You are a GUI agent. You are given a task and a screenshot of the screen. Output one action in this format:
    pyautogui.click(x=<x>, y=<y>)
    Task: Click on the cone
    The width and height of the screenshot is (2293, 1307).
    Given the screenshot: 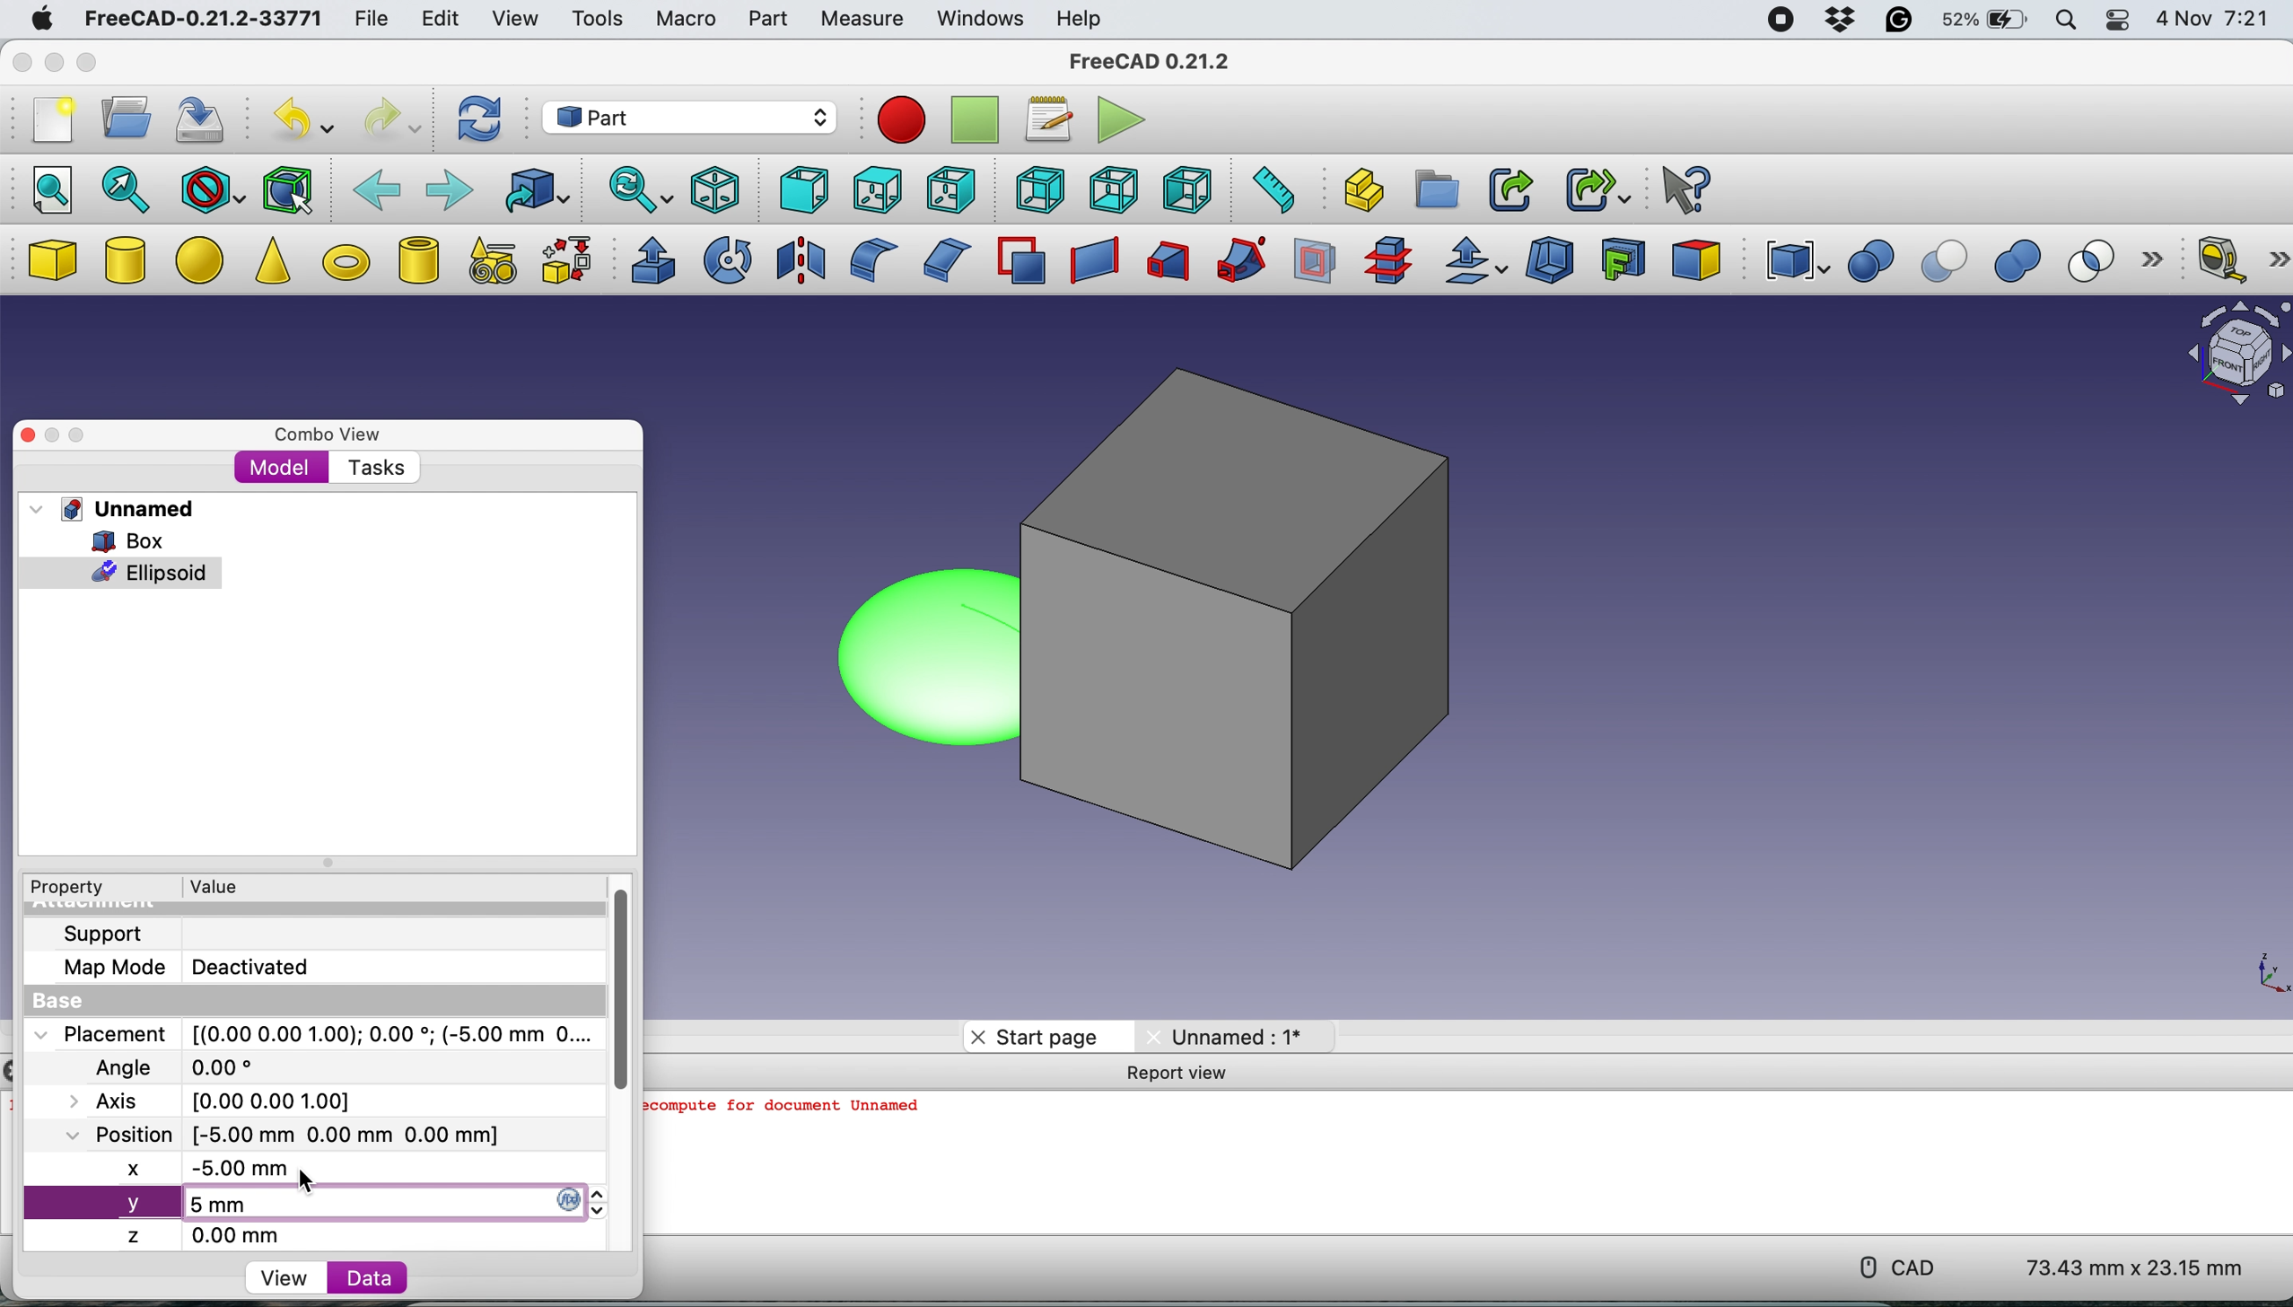 What is the action you would take?
    pyautogui.click(x=272, y=264)
    